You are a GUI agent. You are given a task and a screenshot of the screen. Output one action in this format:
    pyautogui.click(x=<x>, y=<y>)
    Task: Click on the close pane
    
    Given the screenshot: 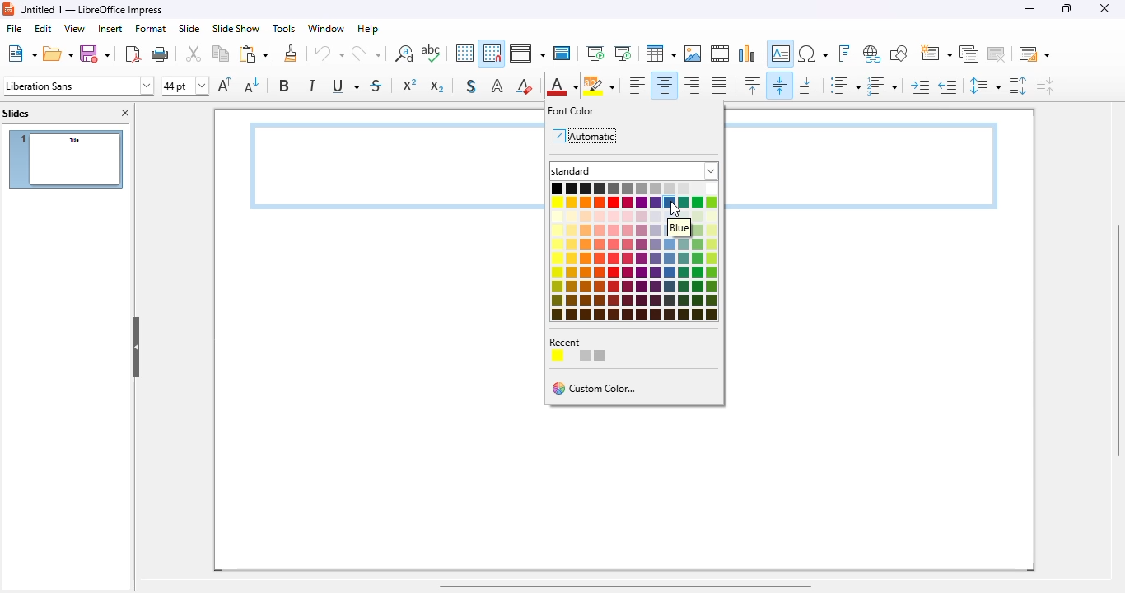 What is the action you would take?
    pyautogui.click(x=127, y=113)
    